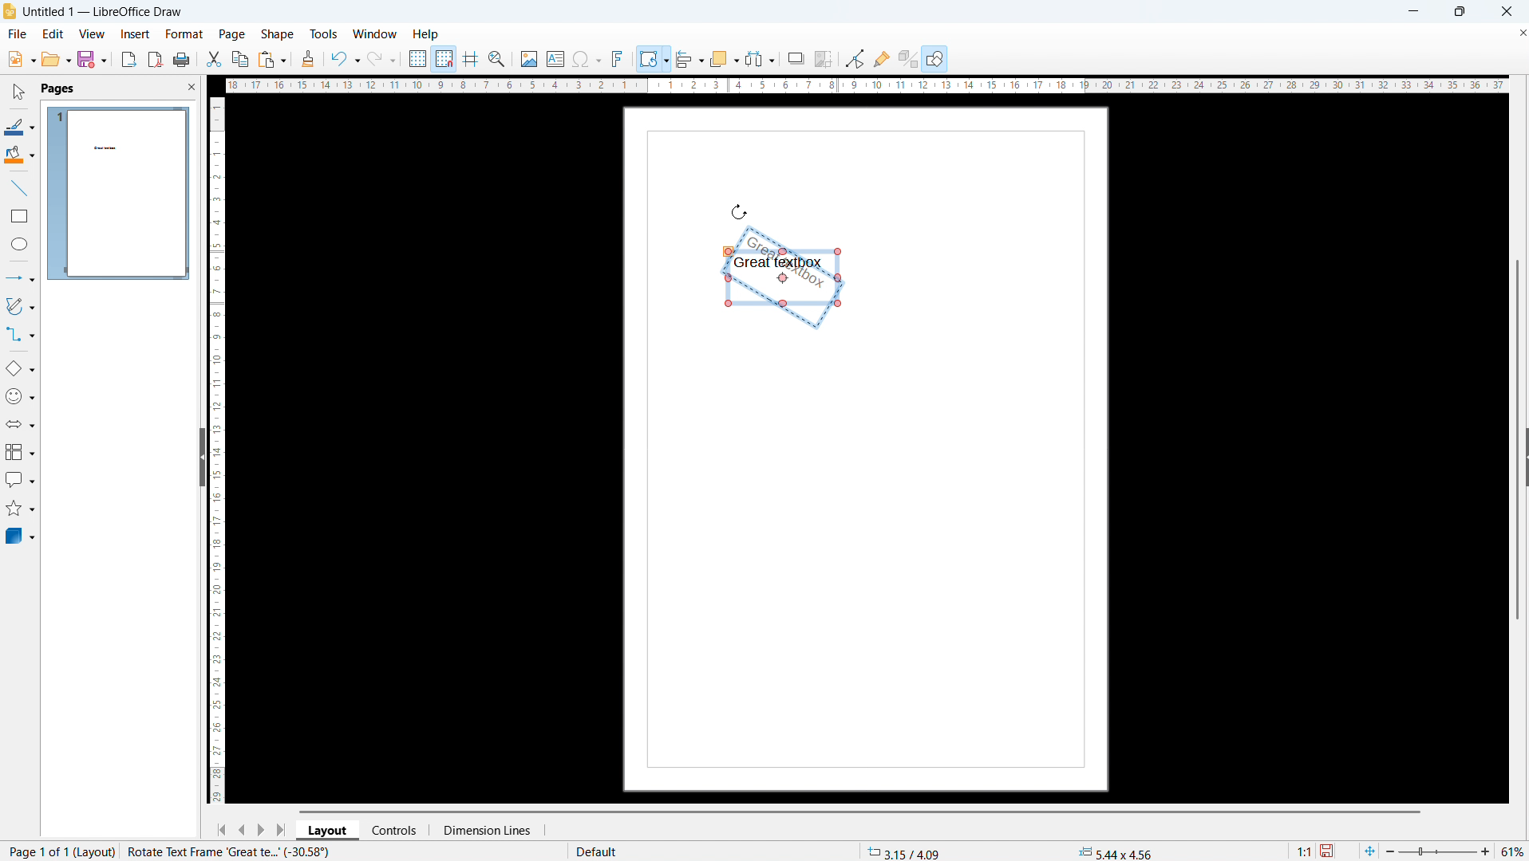  I want to click on line color, so click(20, 125).